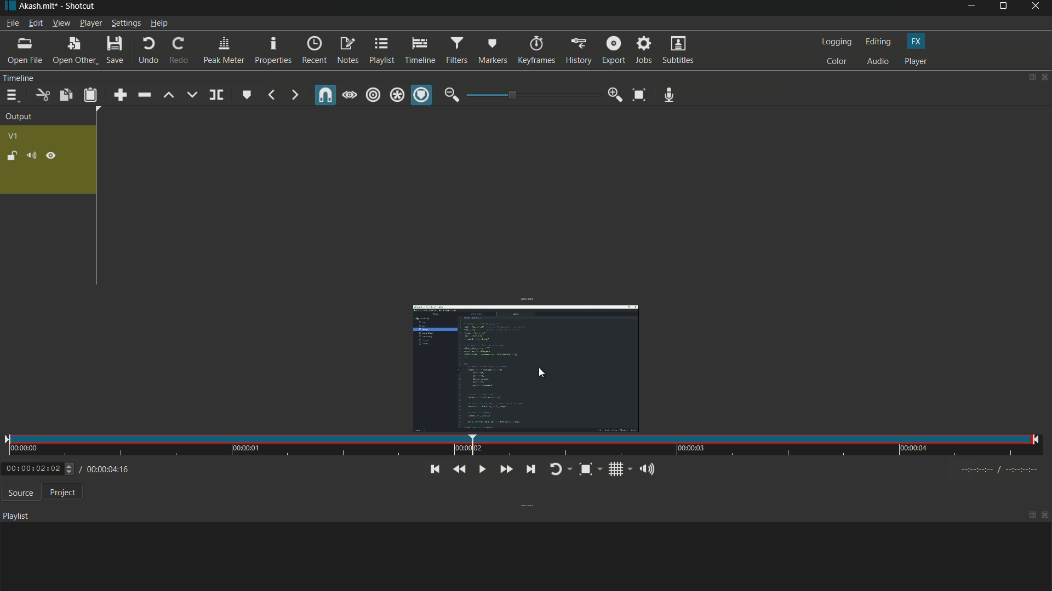  I want to click on v1, so click(13, 137).